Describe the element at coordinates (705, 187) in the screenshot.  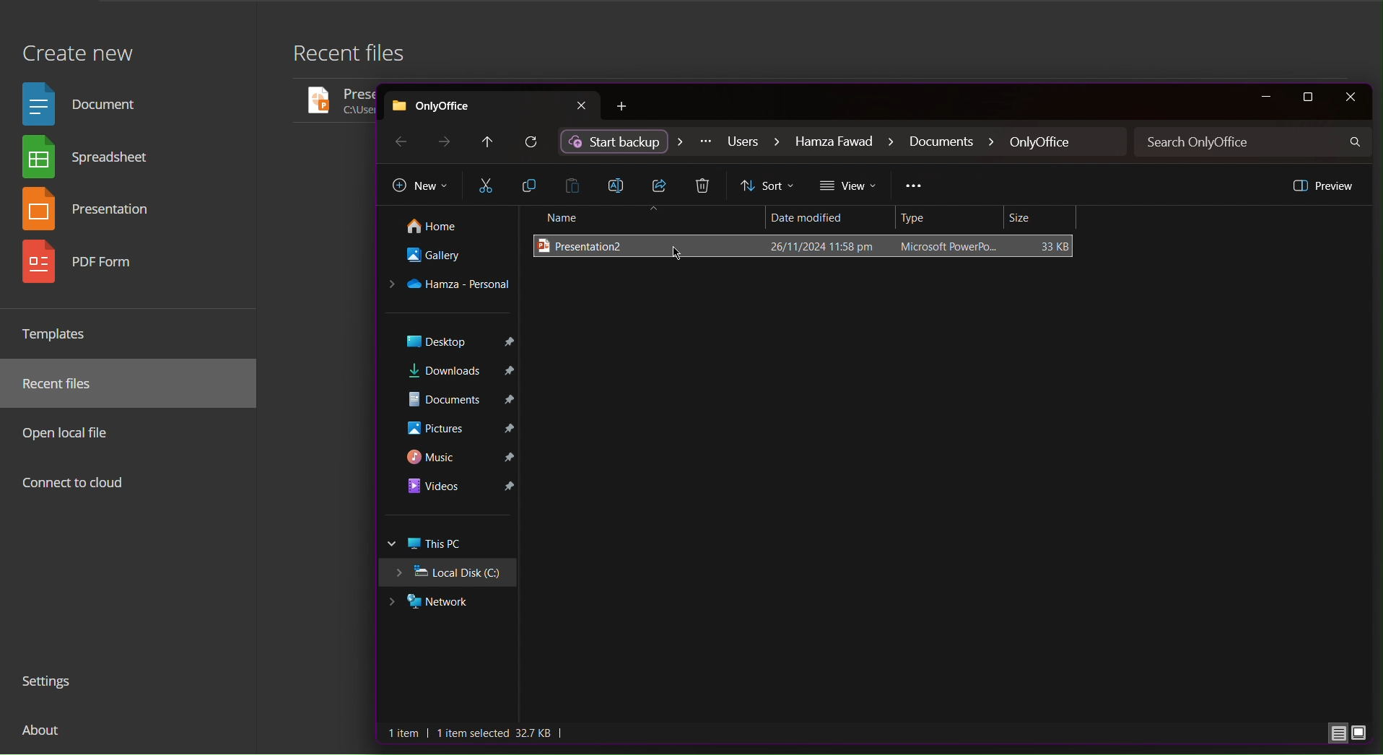
I see `Delete` at that location.